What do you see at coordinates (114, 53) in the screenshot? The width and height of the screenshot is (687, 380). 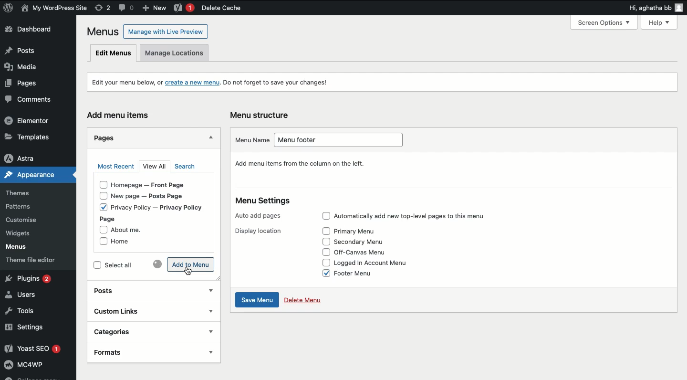 I see `Edit menus` at bounding box center [114, 53].